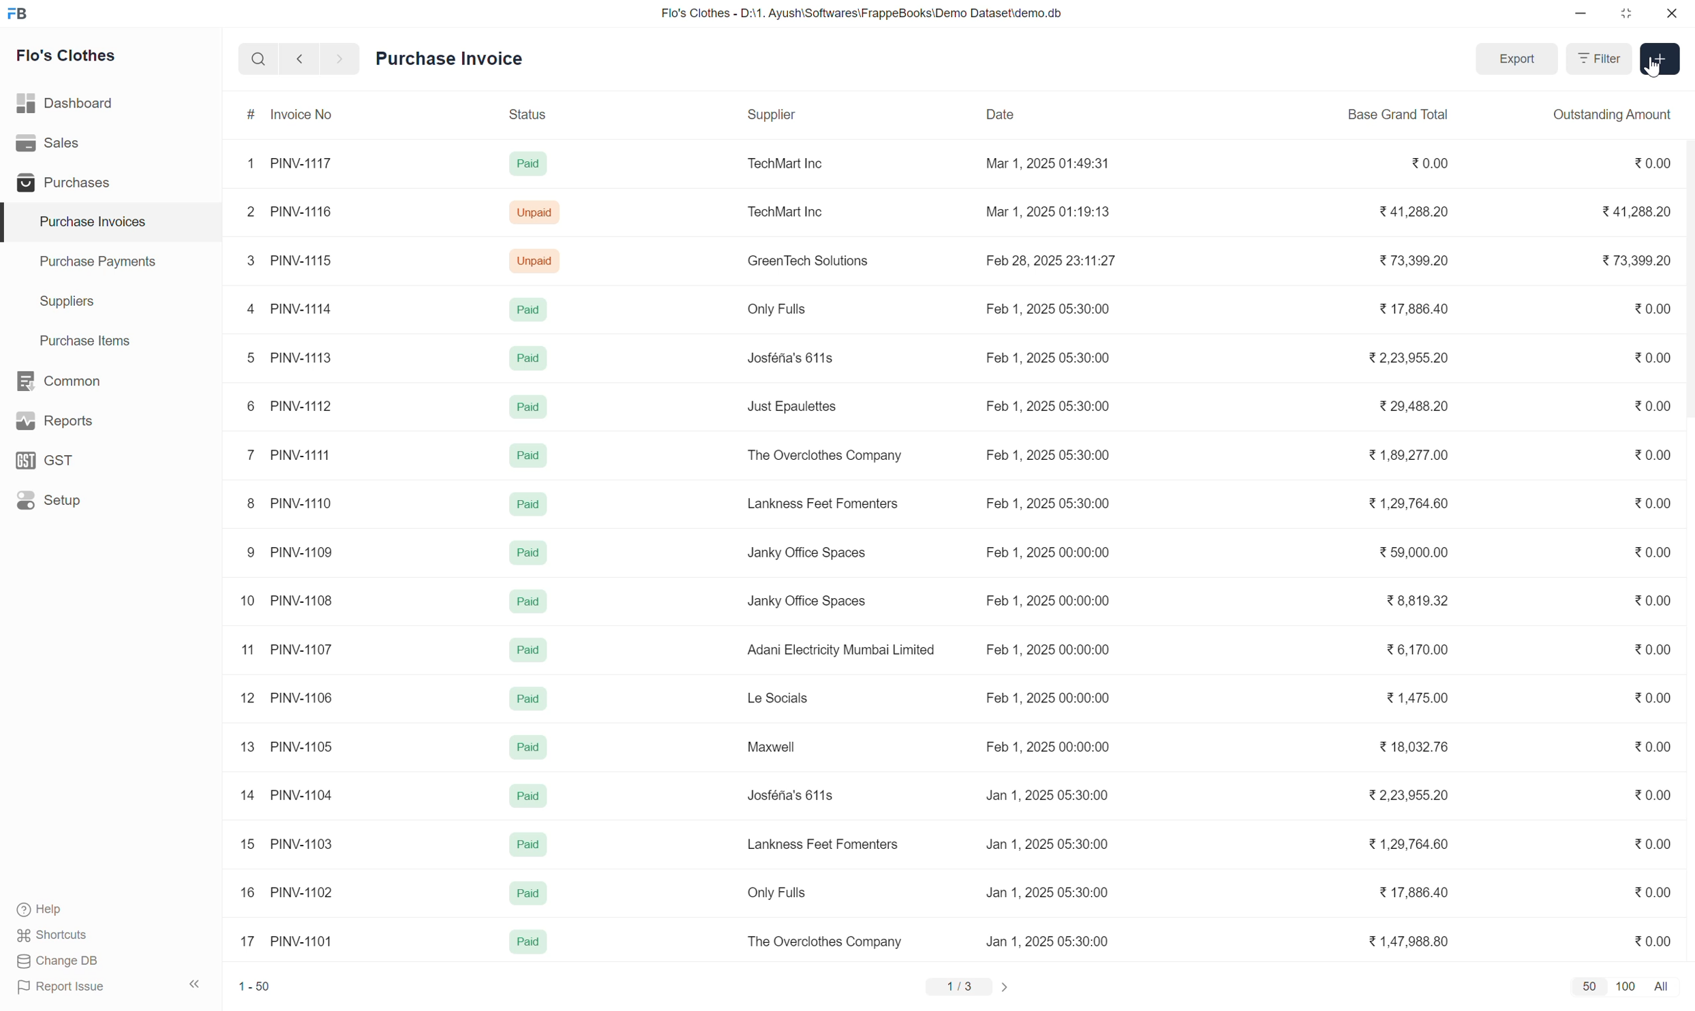  I want to click on Suppliers, so click(111, 302).